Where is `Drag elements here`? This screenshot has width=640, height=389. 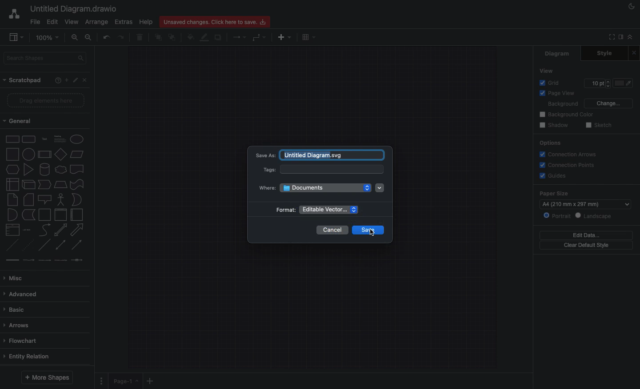
Drag elements here is located at coordinates (44, 101).